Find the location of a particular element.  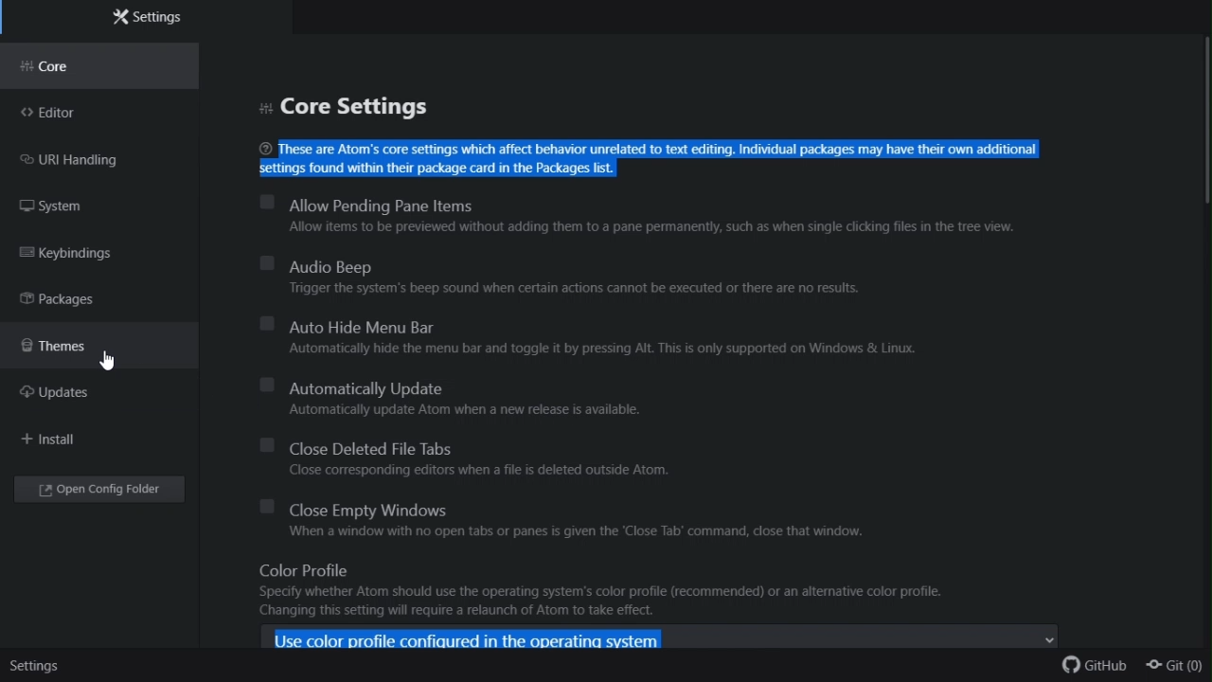

FREE TRIAL EXPIREDsystem is located at coordinates (57, 203).